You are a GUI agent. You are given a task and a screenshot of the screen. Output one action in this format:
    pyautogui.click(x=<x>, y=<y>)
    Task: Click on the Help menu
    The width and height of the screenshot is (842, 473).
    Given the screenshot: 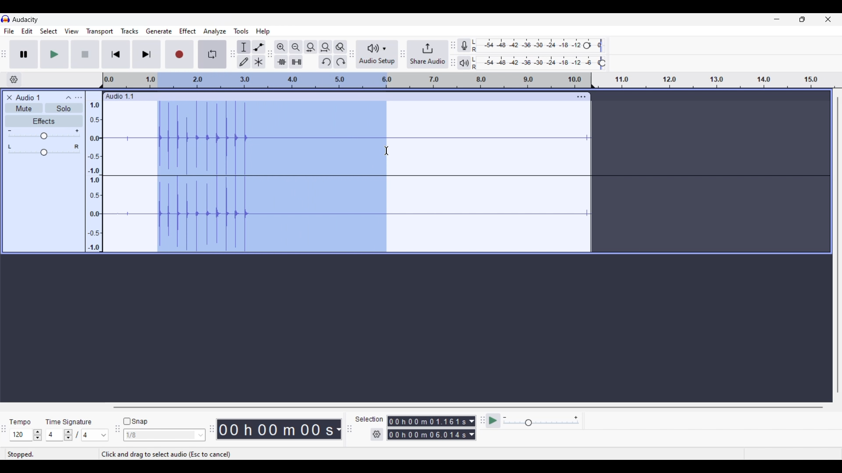 What is the action you would take?
    pyautogui.click(x=262, y=31)
    